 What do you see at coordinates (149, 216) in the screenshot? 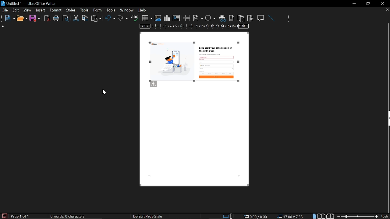
I see `page style` at bounding box center [149, 216].